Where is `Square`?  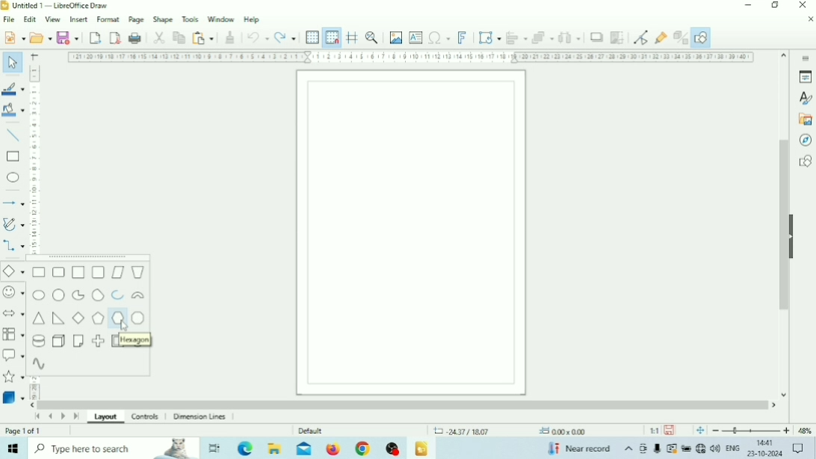 Square is located at coordinates (78, 272).